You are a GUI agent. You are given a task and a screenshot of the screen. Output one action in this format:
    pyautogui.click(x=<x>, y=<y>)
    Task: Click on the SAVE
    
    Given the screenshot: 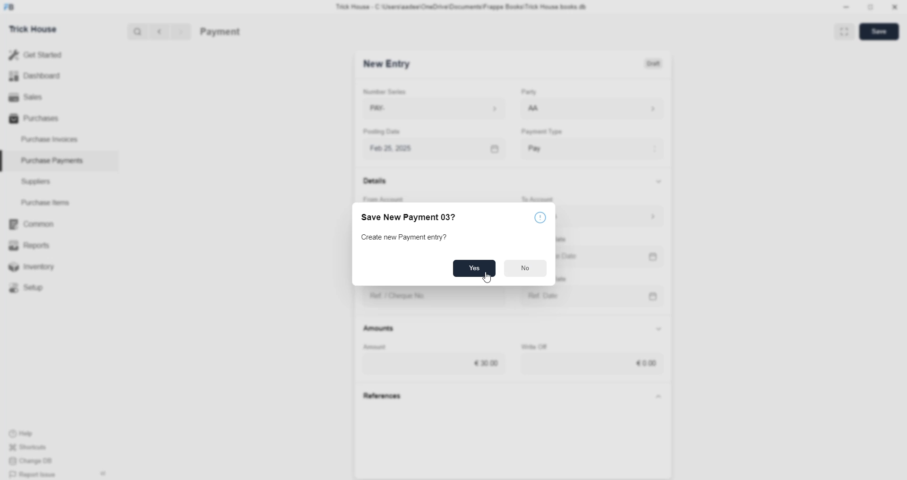 What is the action you would take?
    pyautogui.click(x=881, y=31)
    